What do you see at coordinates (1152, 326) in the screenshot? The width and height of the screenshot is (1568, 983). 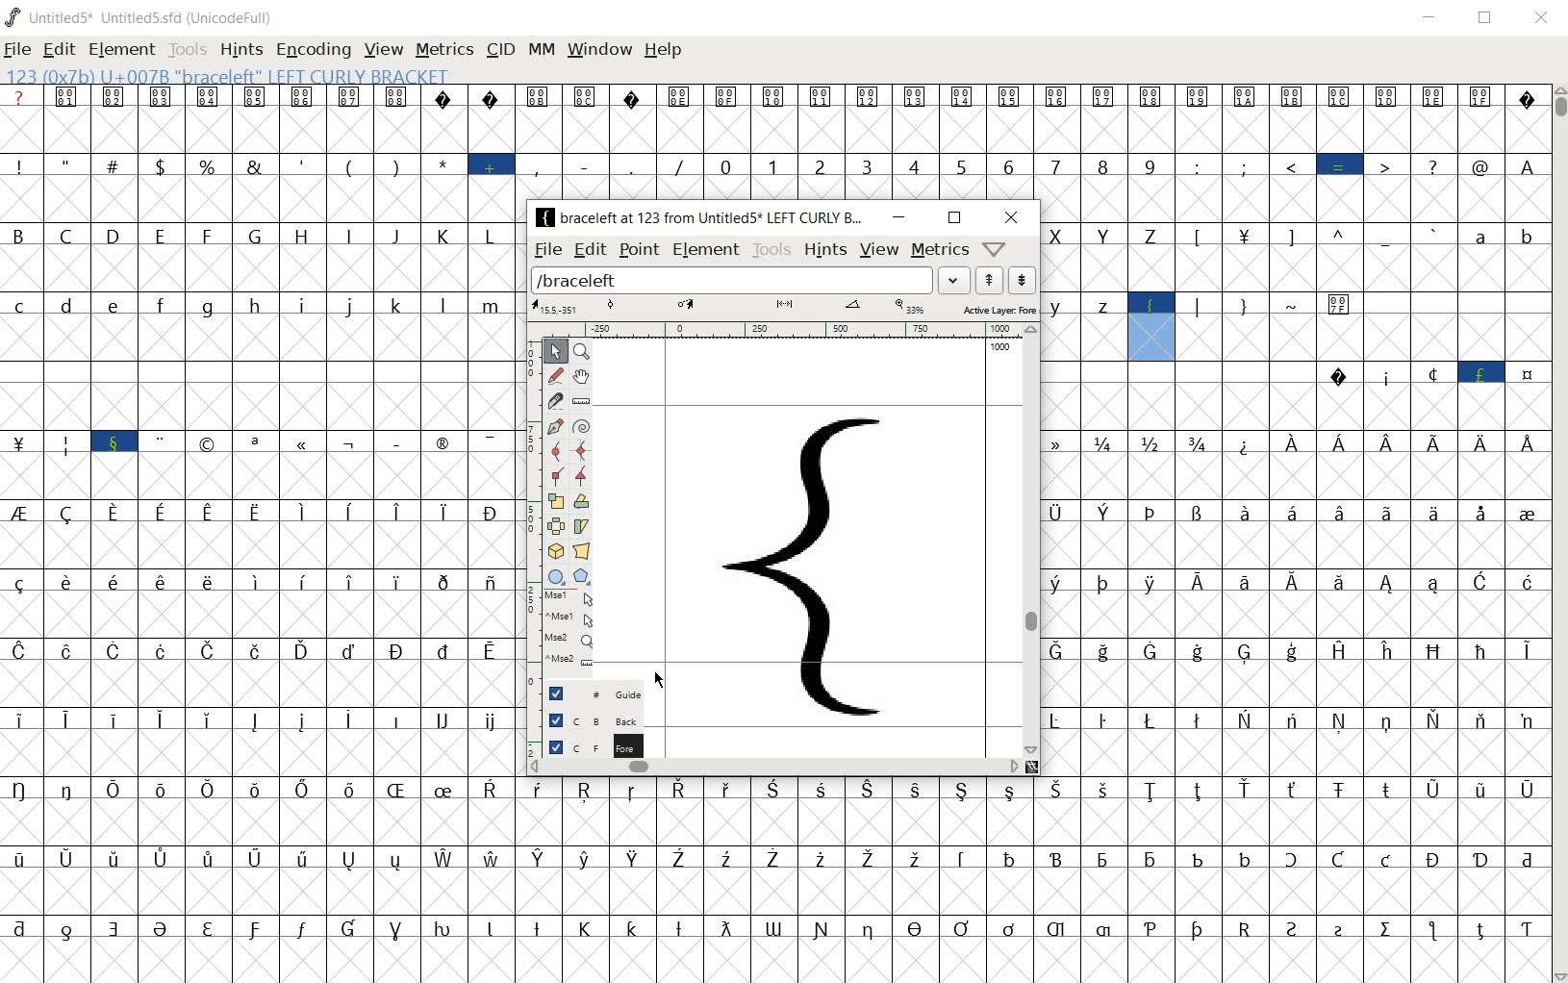 I see `123 (0x7b) U+007B "braceleft" LEFT CURLY BRACKET` at bounding box center [1152, 326].